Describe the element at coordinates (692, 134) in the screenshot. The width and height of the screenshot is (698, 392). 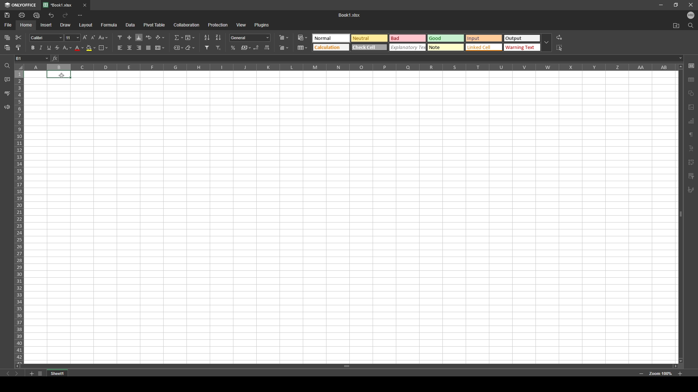
I see `paragraph` at that location.